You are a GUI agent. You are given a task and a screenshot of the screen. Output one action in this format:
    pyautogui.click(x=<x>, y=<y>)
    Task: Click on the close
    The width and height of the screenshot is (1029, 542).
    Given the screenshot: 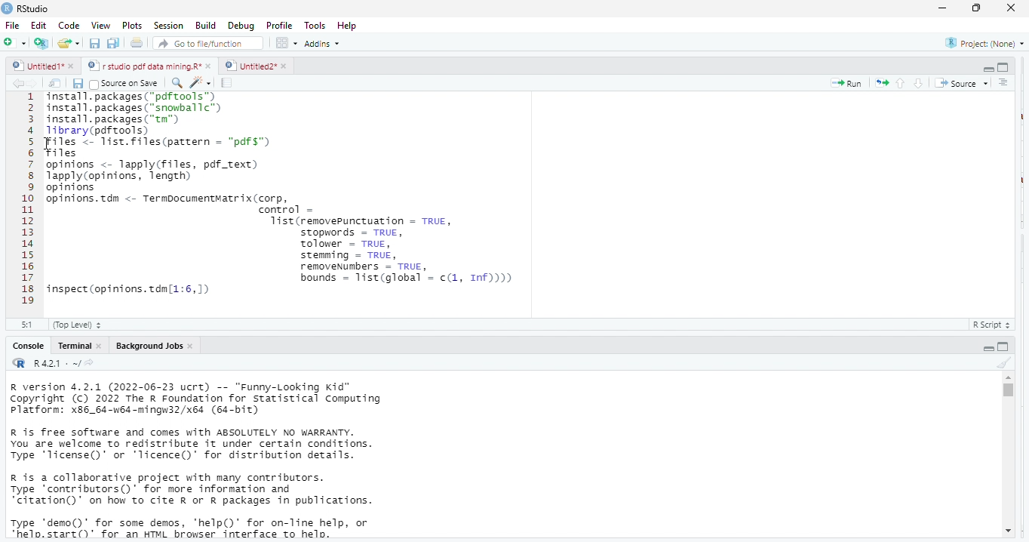 What is the action you would take?
    pyautogui.click(x=284, y=66)
    